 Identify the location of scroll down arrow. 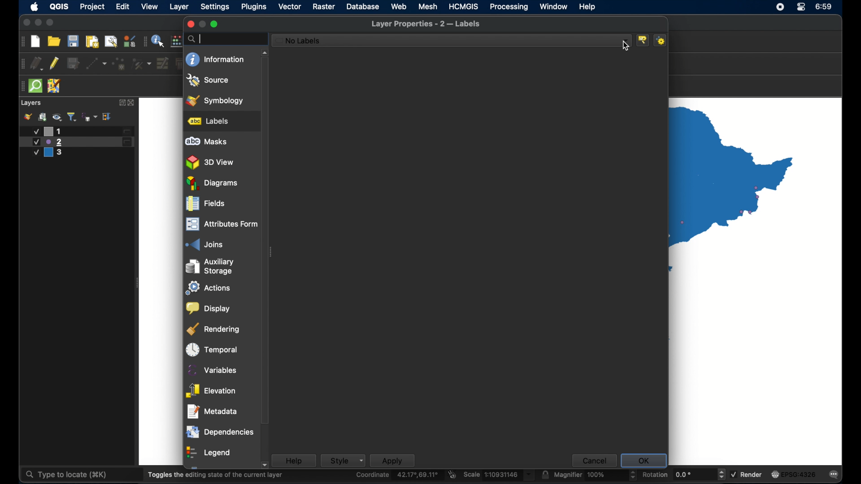
(264, 466).